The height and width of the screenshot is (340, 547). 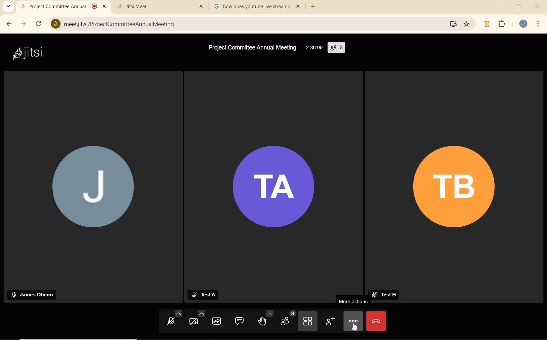 I want to click on EXTENSIONS, so click(x=503, y=25).